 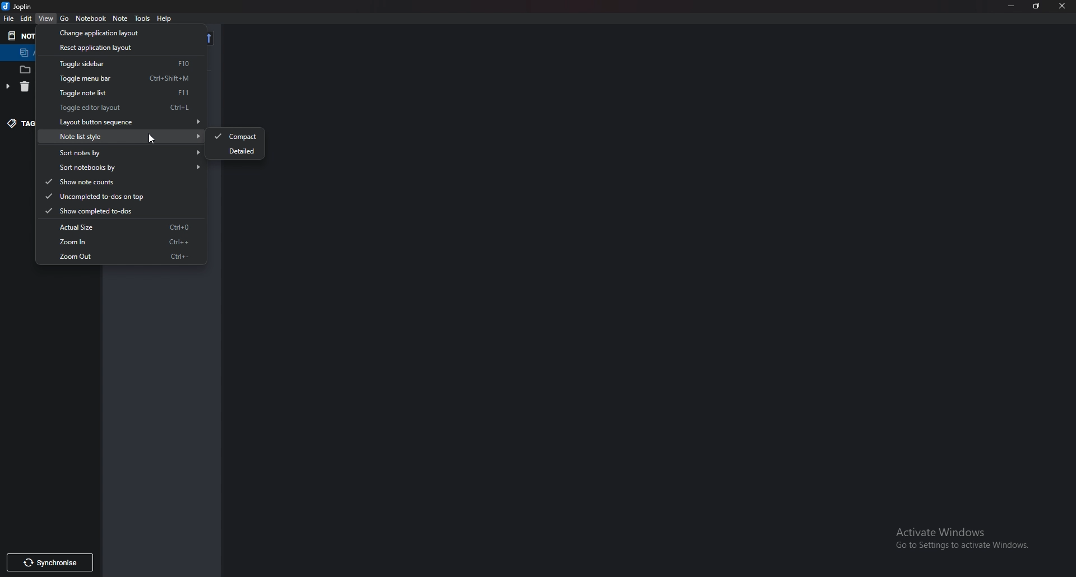 I want to click on uncompleted to-dos on top, so click(x=117, y=197).